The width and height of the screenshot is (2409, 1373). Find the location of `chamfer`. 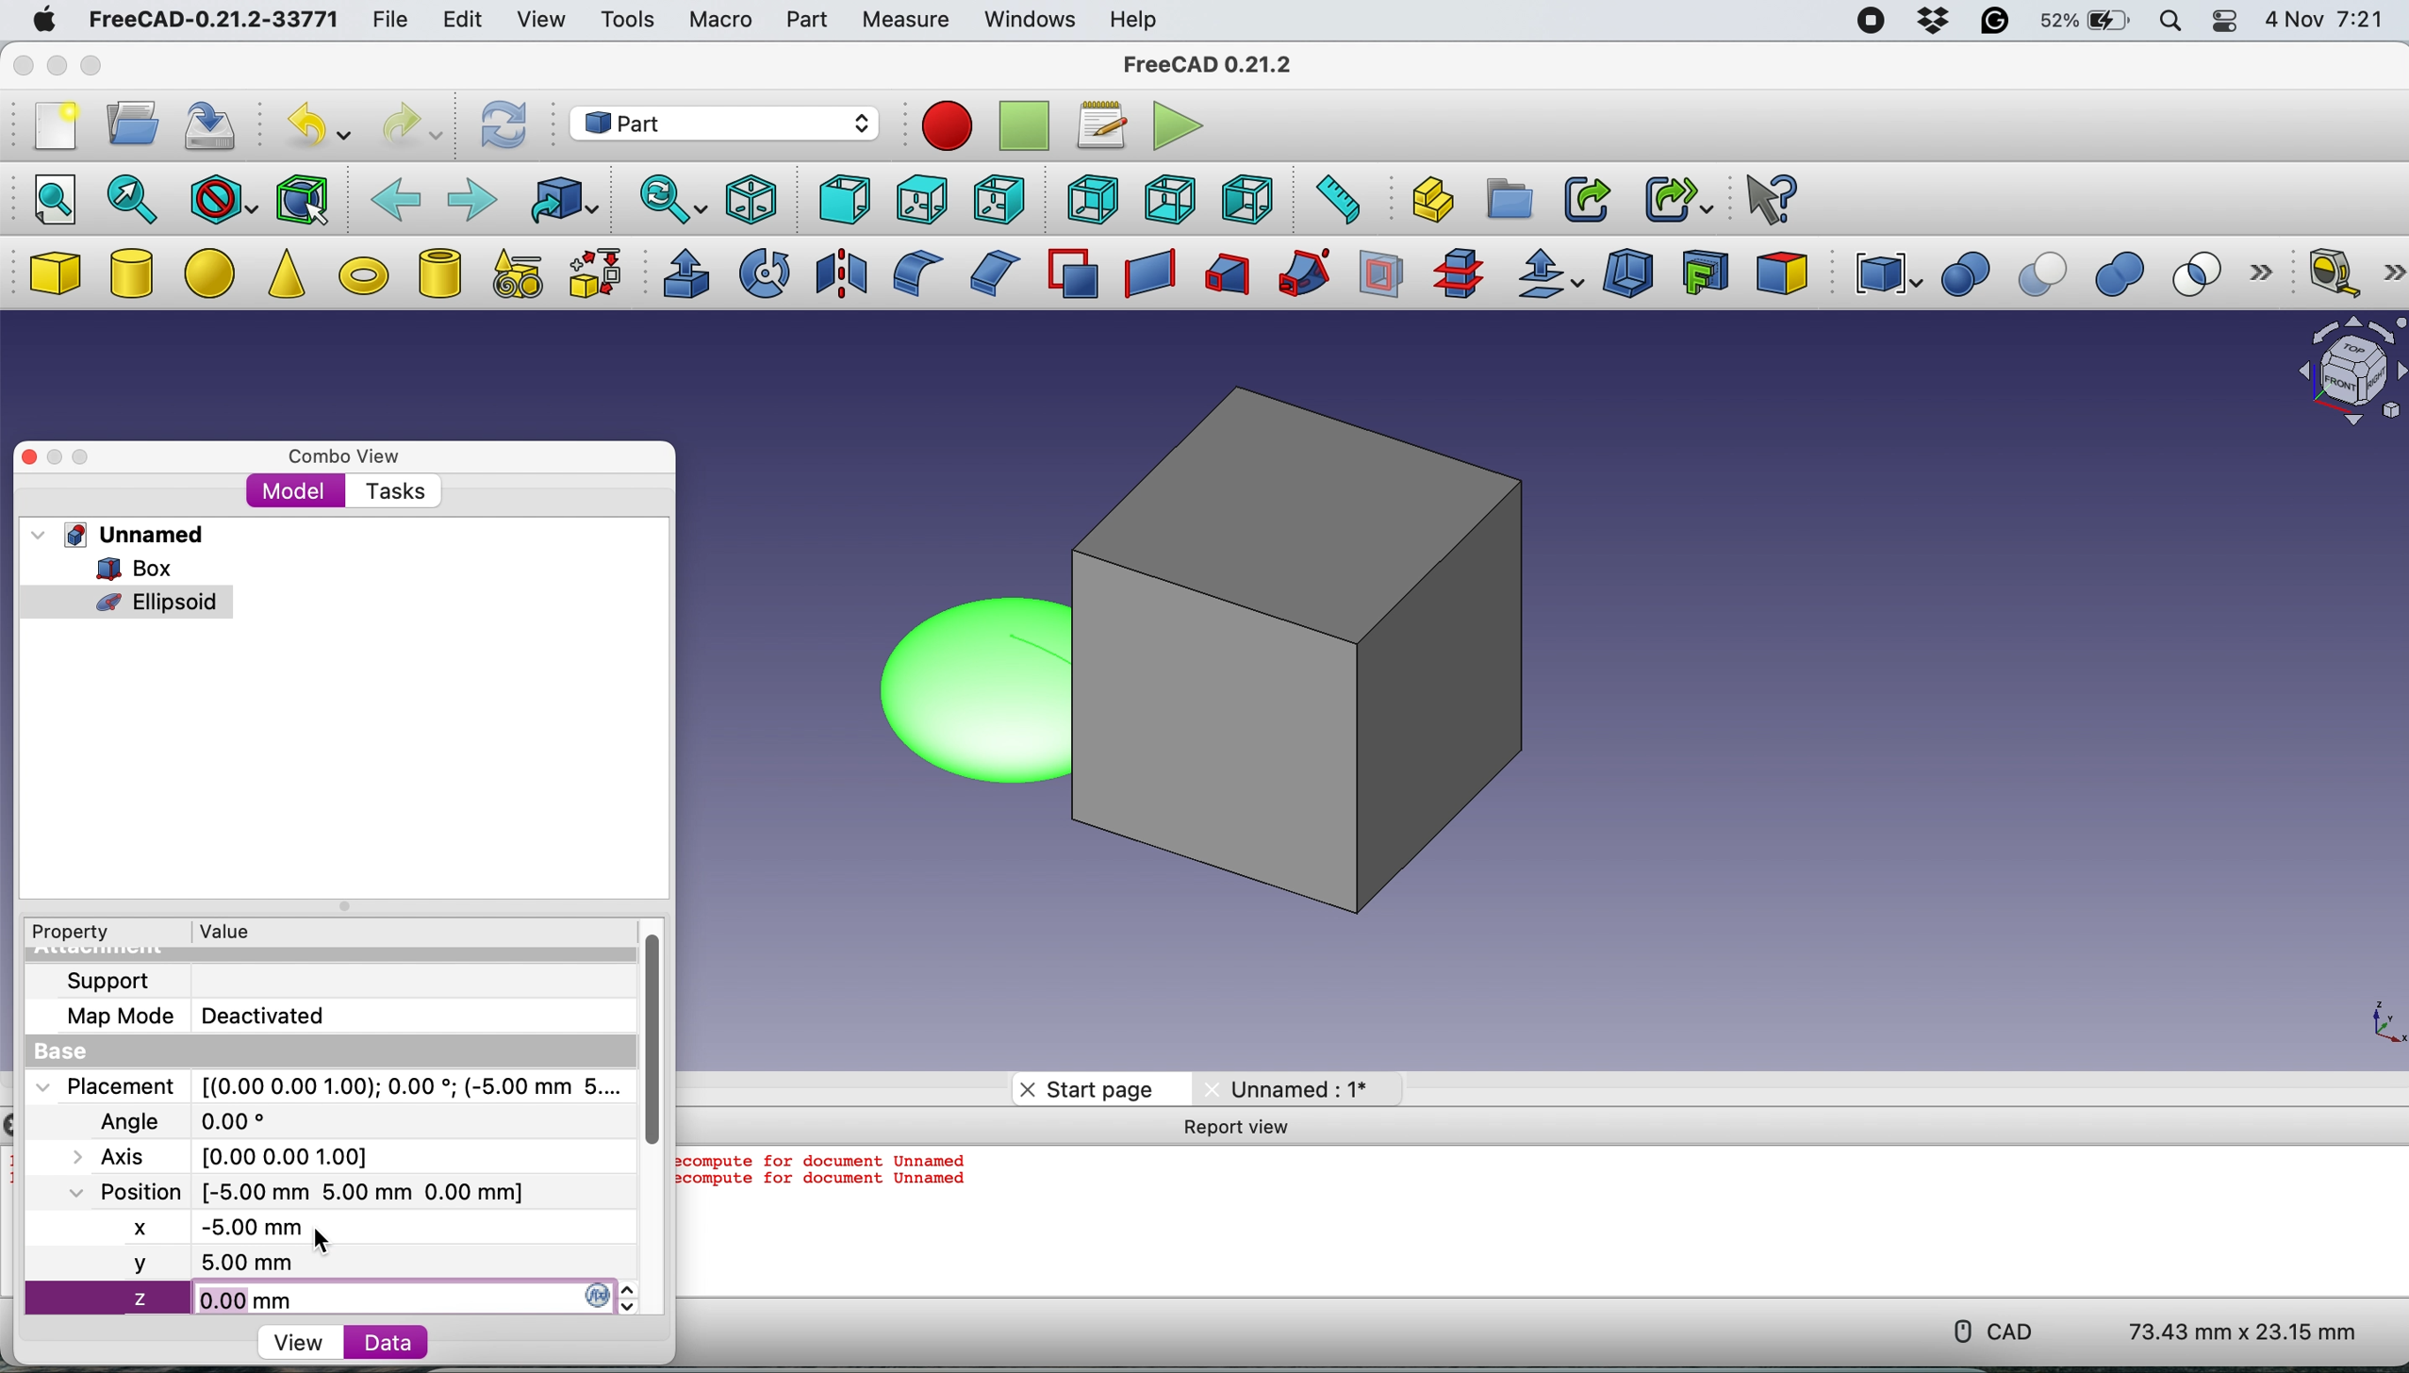

chamfer is located at coordinates (991, 272).